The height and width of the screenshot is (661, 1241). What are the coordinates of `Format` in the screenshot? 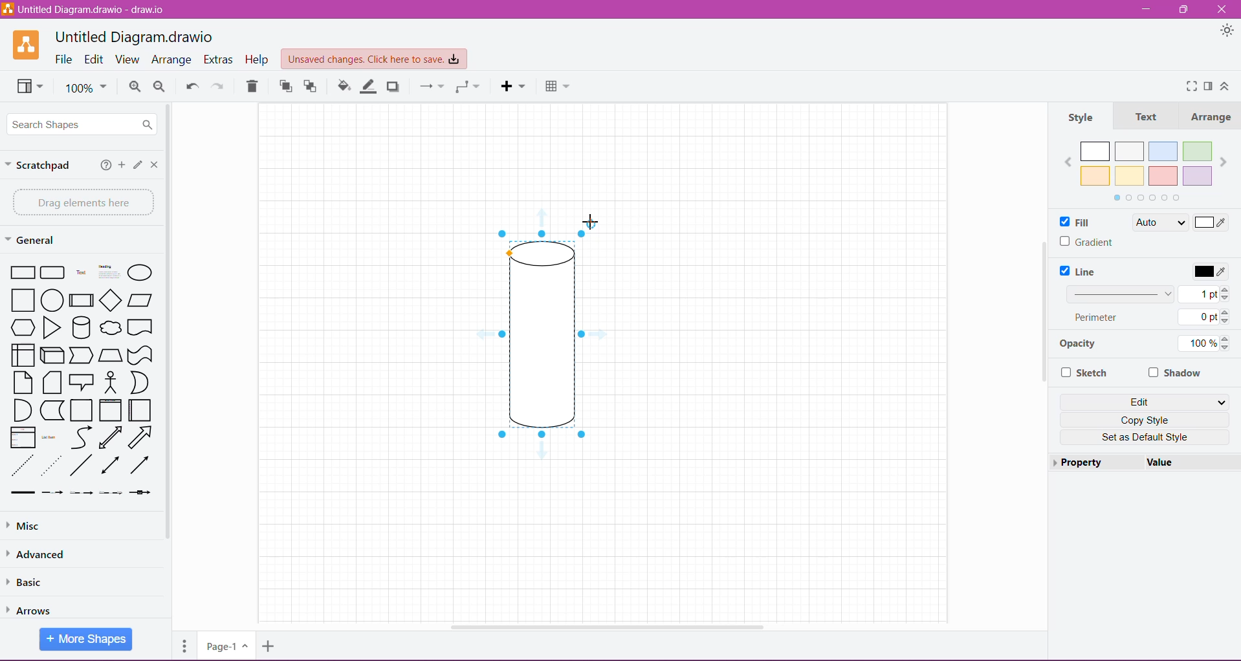 It's located at (1209, 87).